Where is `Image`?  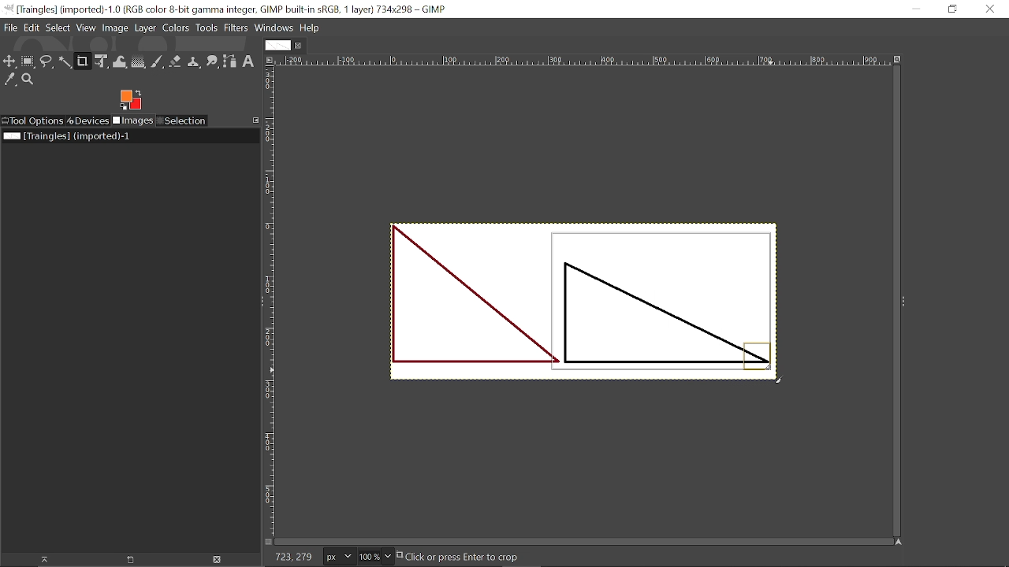 Image is located at coordinates (114, 28).